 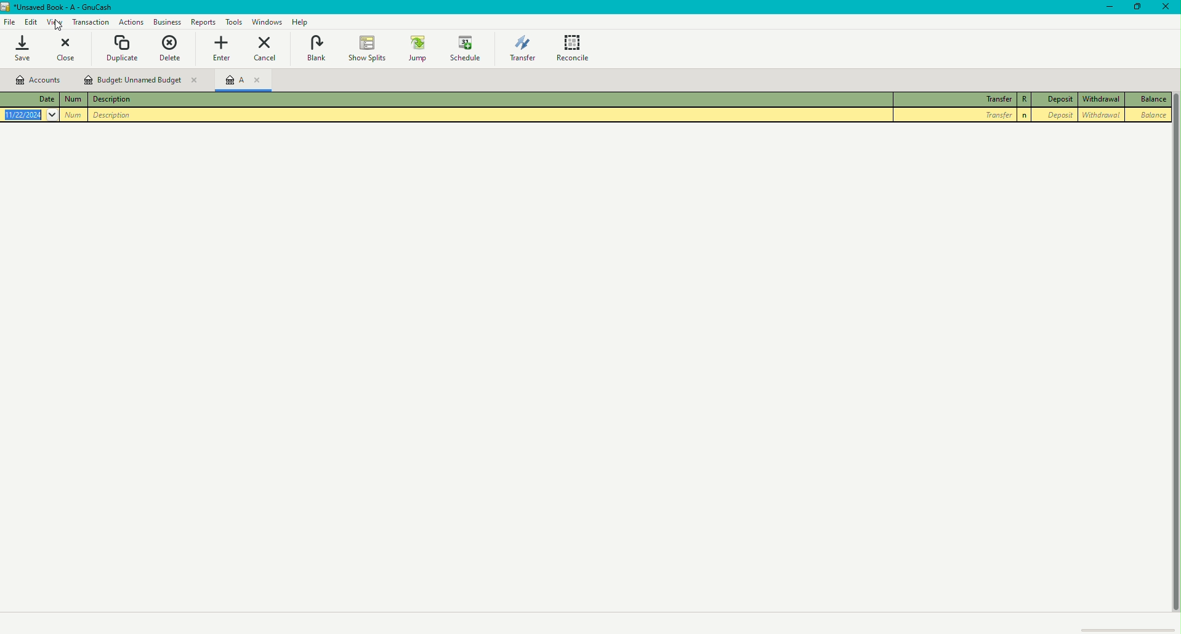 What do you see at coordinates (316, 49) in the screenshot?
I see `Blank` at bounding box center [316, 49].